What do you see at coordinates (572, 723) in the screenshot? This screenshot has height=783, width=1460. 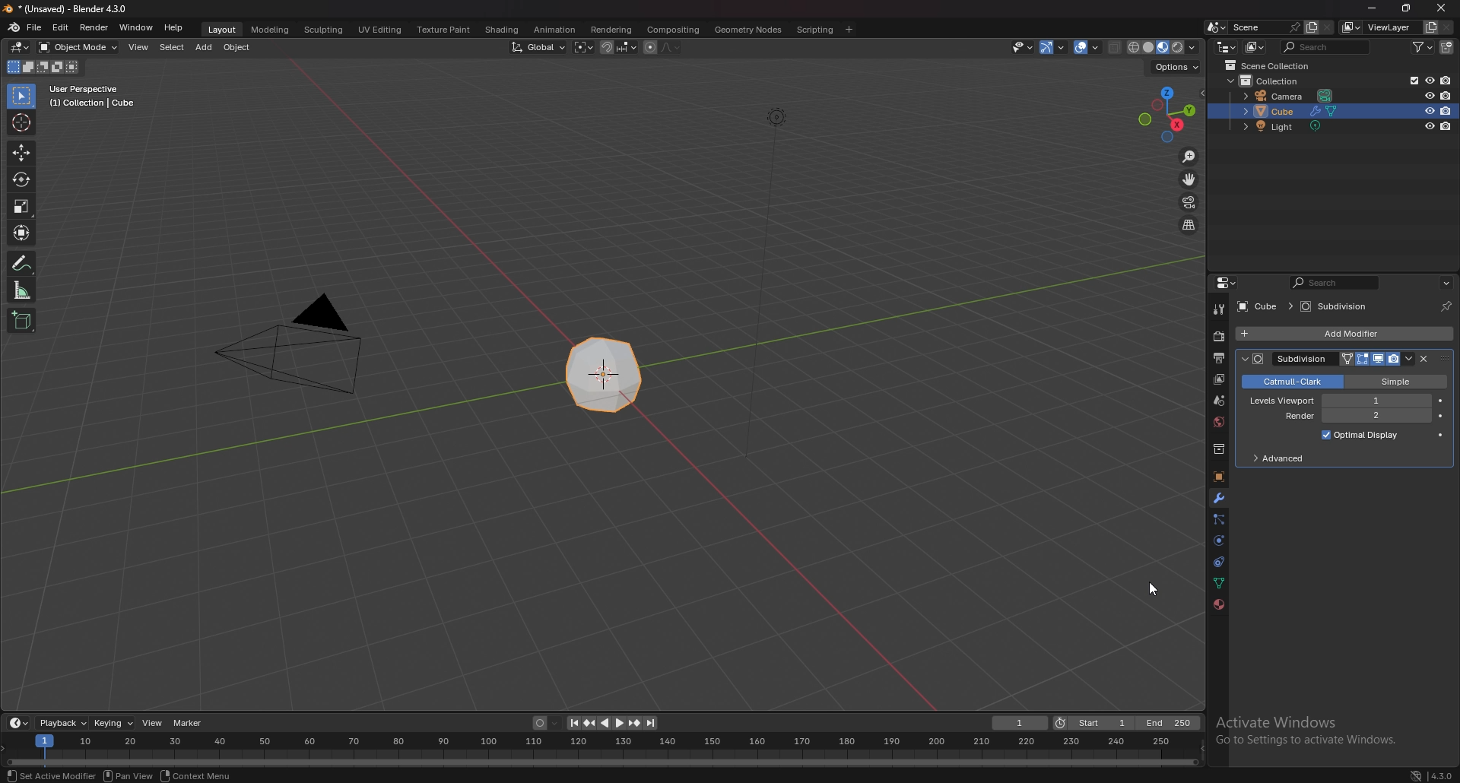 I see `jump to endpoint` at bounding box center [572, 723].